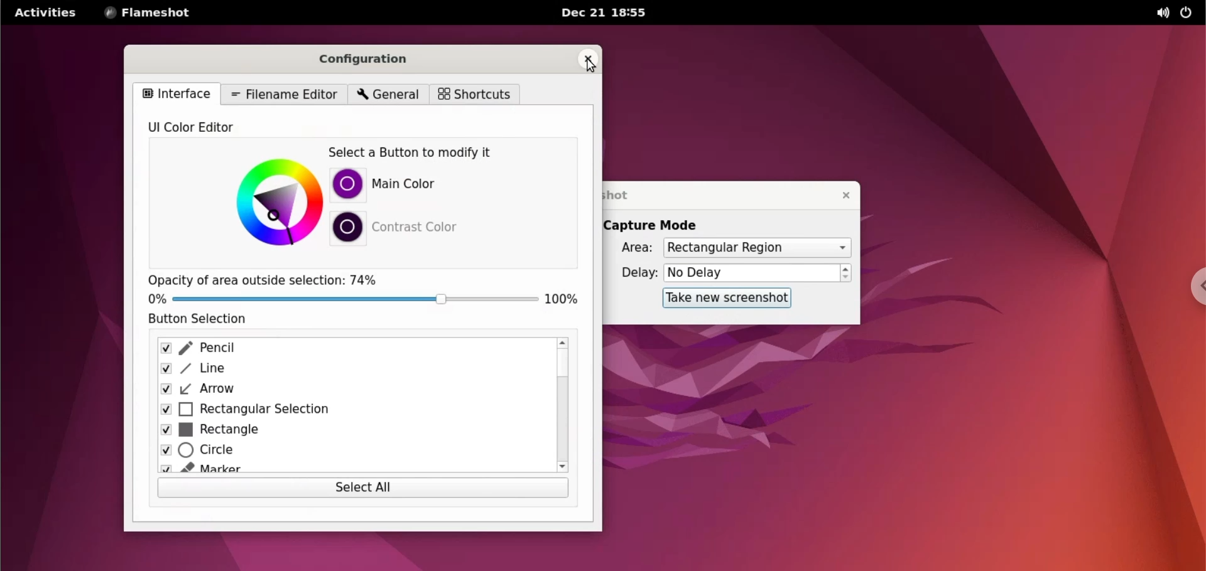 Image resolution: width=1206 pixels, height=571 pixels. Describe the element at coordinates (347, 370) in the screenshot. I see `line` at that location.